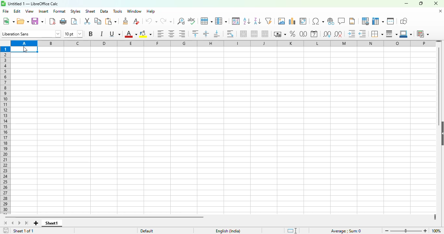 The image size is (444, 234). Describe the element at coordinates (5, 130) in the screenshot. I see `rows` at that location.